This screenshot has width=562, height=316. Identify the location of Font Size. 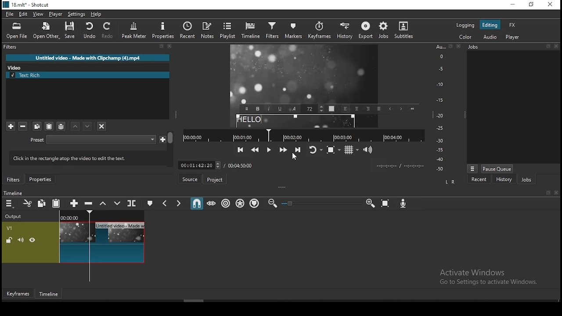
(313, 109).